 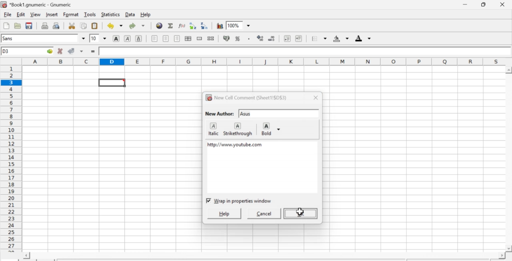 I want to click on Undo, so click(x=114, y=26).